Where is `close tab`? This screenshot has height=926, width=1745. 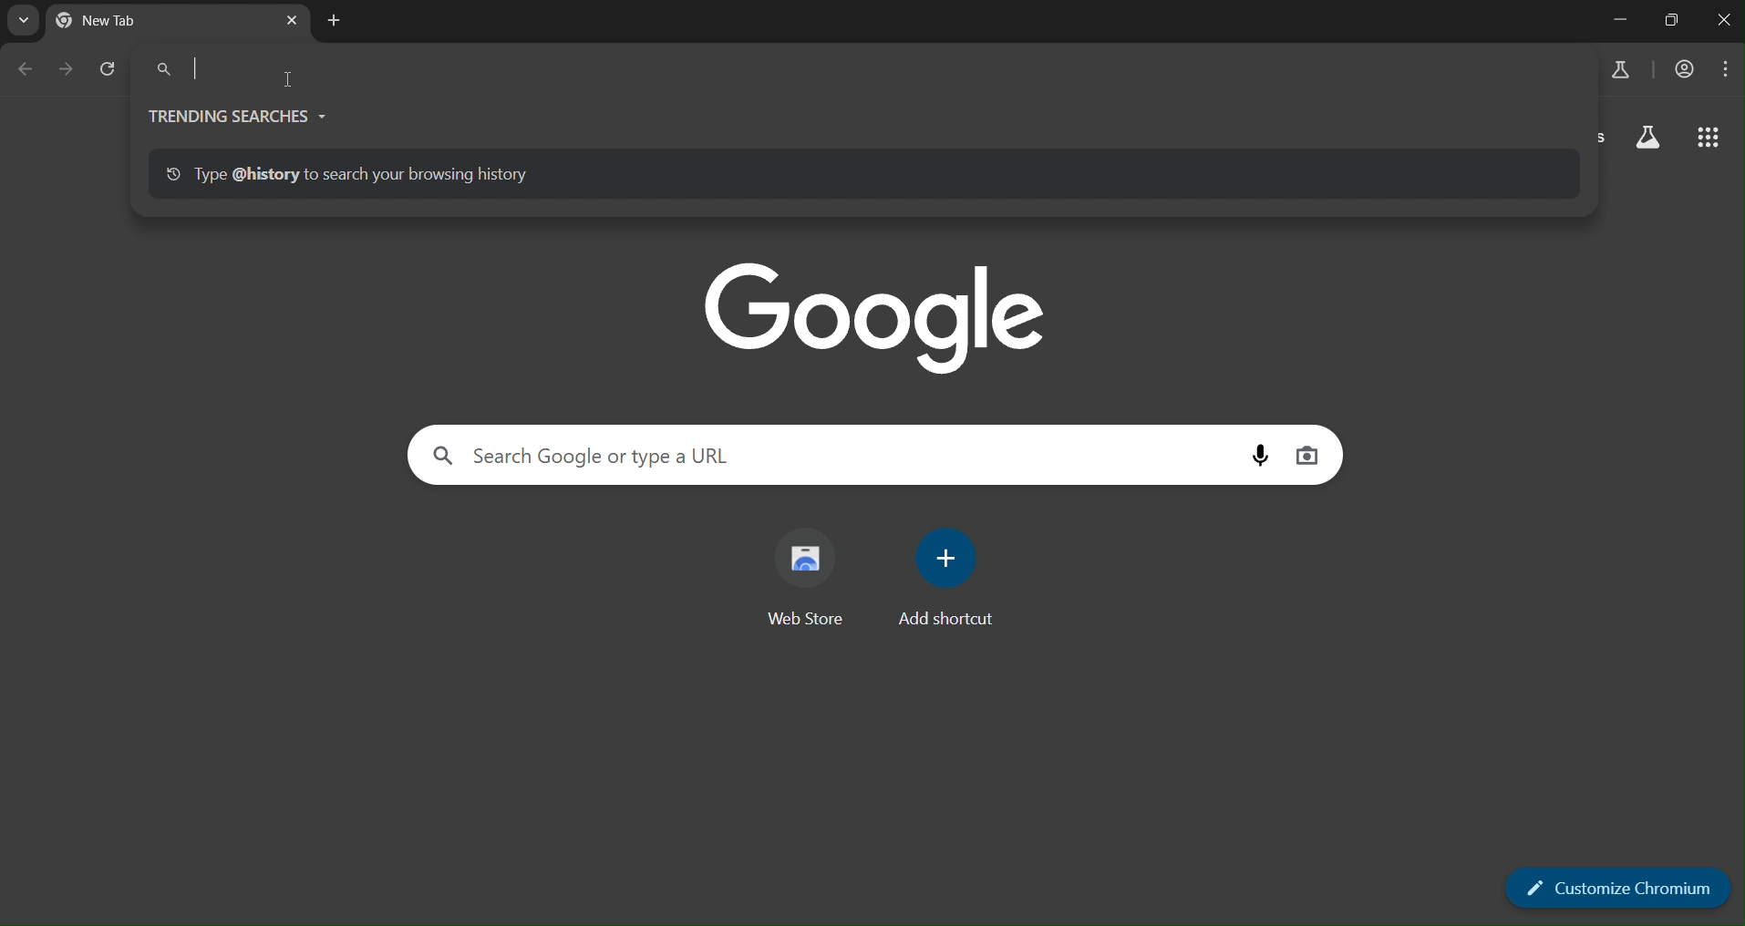
close tab is located at coordinates (294, 20).